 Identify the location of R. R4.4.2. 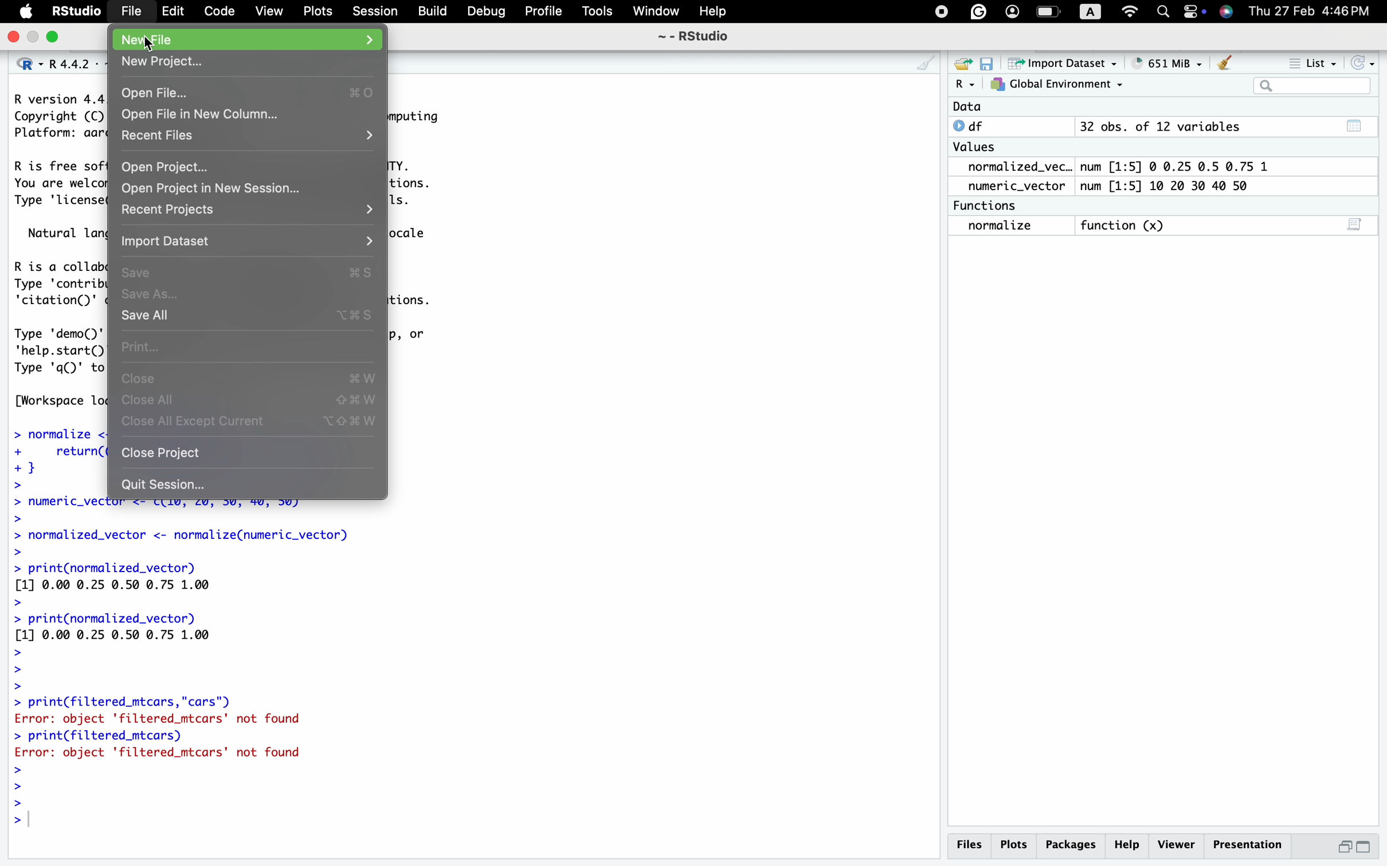
(48, 64).